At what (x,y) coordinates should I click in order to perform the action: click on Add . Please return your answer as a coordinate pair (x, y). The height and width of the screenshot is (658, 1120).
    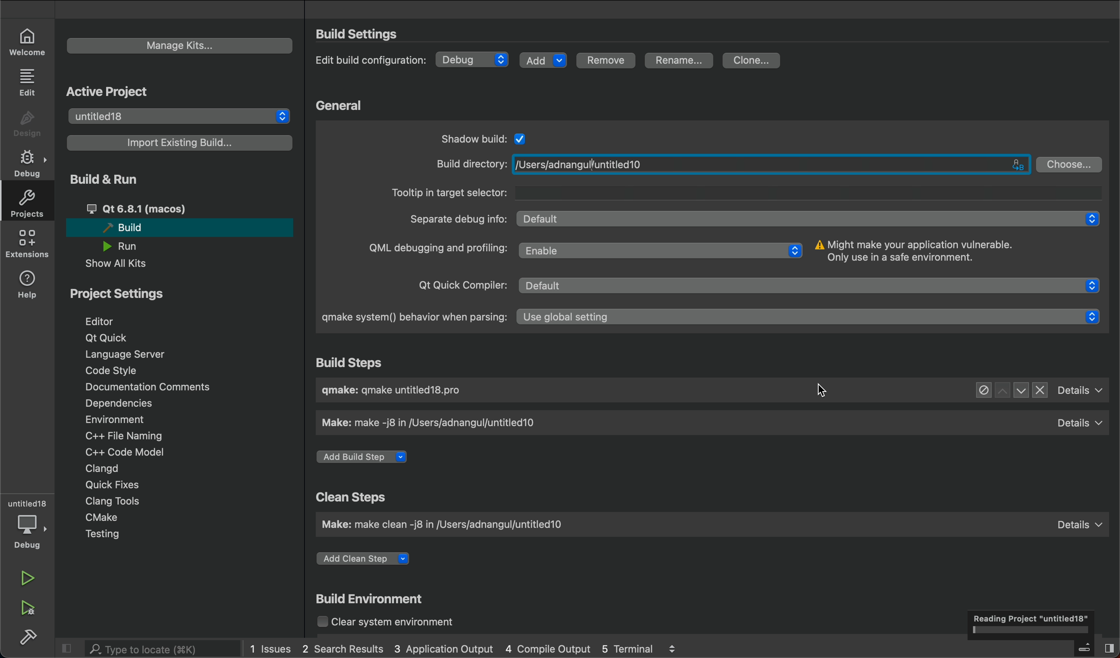
    Looking at the image, I should click on (544, 59).